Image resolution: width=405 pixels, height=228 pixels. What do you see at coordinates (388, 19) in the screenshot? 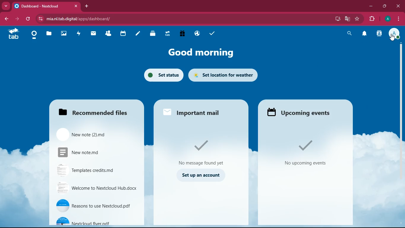
I see `profile` at bounding box center [388, 19].